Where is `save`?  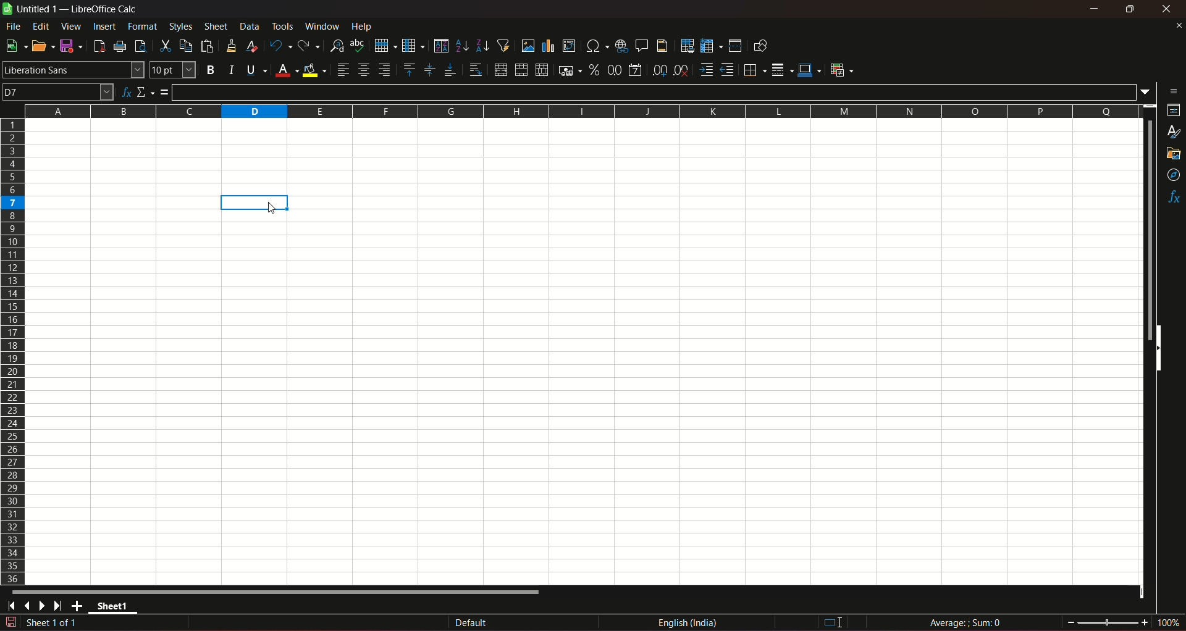
save is located at coordinates (69, 45).